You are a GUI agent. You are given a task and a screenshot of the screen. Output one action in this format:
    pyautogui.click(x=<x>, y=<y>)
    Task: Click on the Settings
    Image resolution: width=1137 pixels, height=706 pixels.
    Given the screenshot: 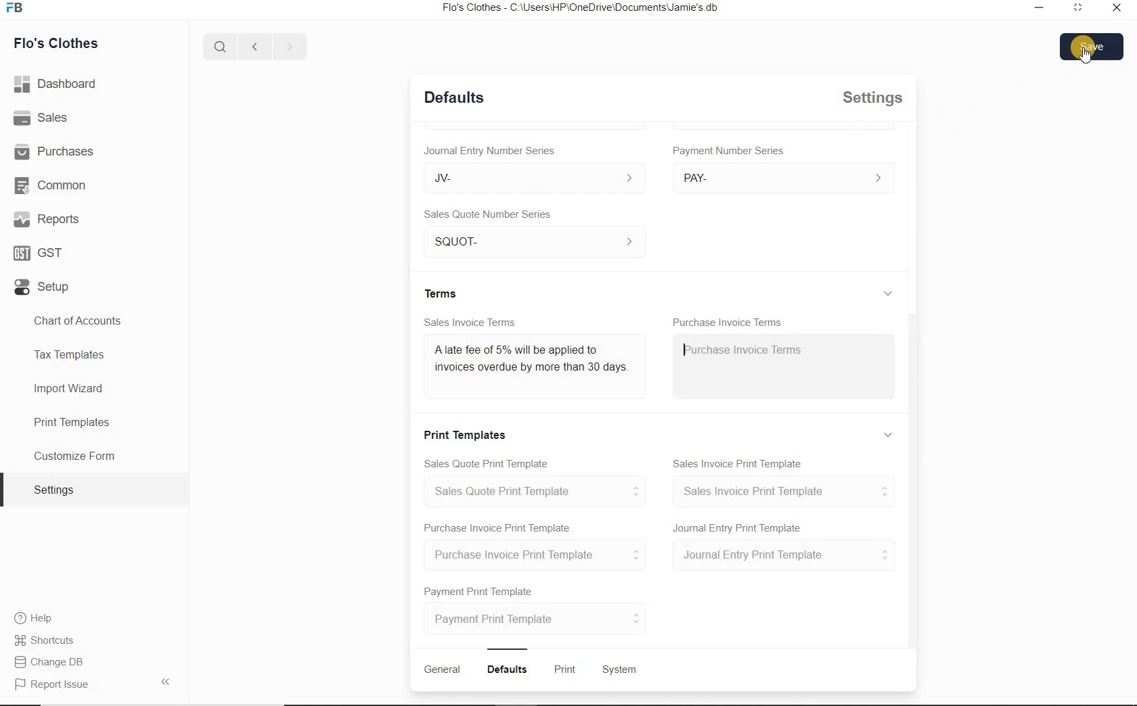 What is the action you would take?
    pyautogui.click(x=874, y=97)
    